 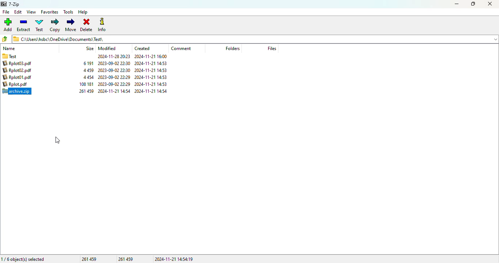 What do you see at coordinates (107, 48) in the screenshot?
I see `modified` at bounding box center [107, 48].